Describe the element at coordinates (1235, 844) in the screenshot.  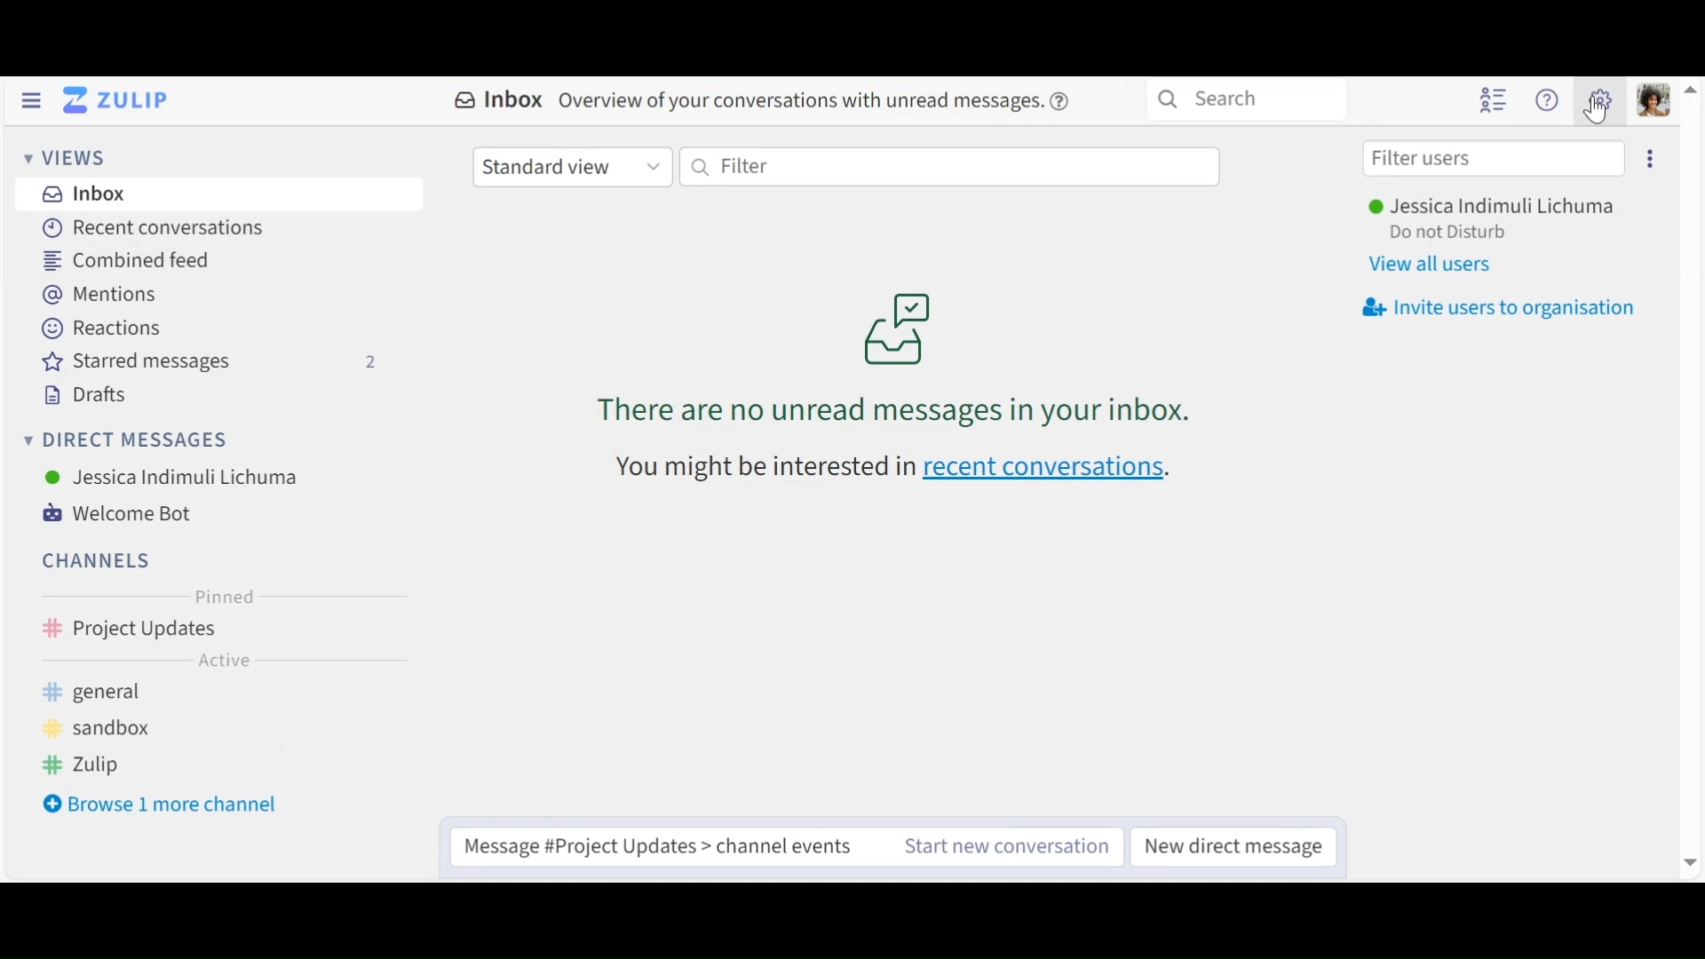
I see `New Direct Message` at that location.